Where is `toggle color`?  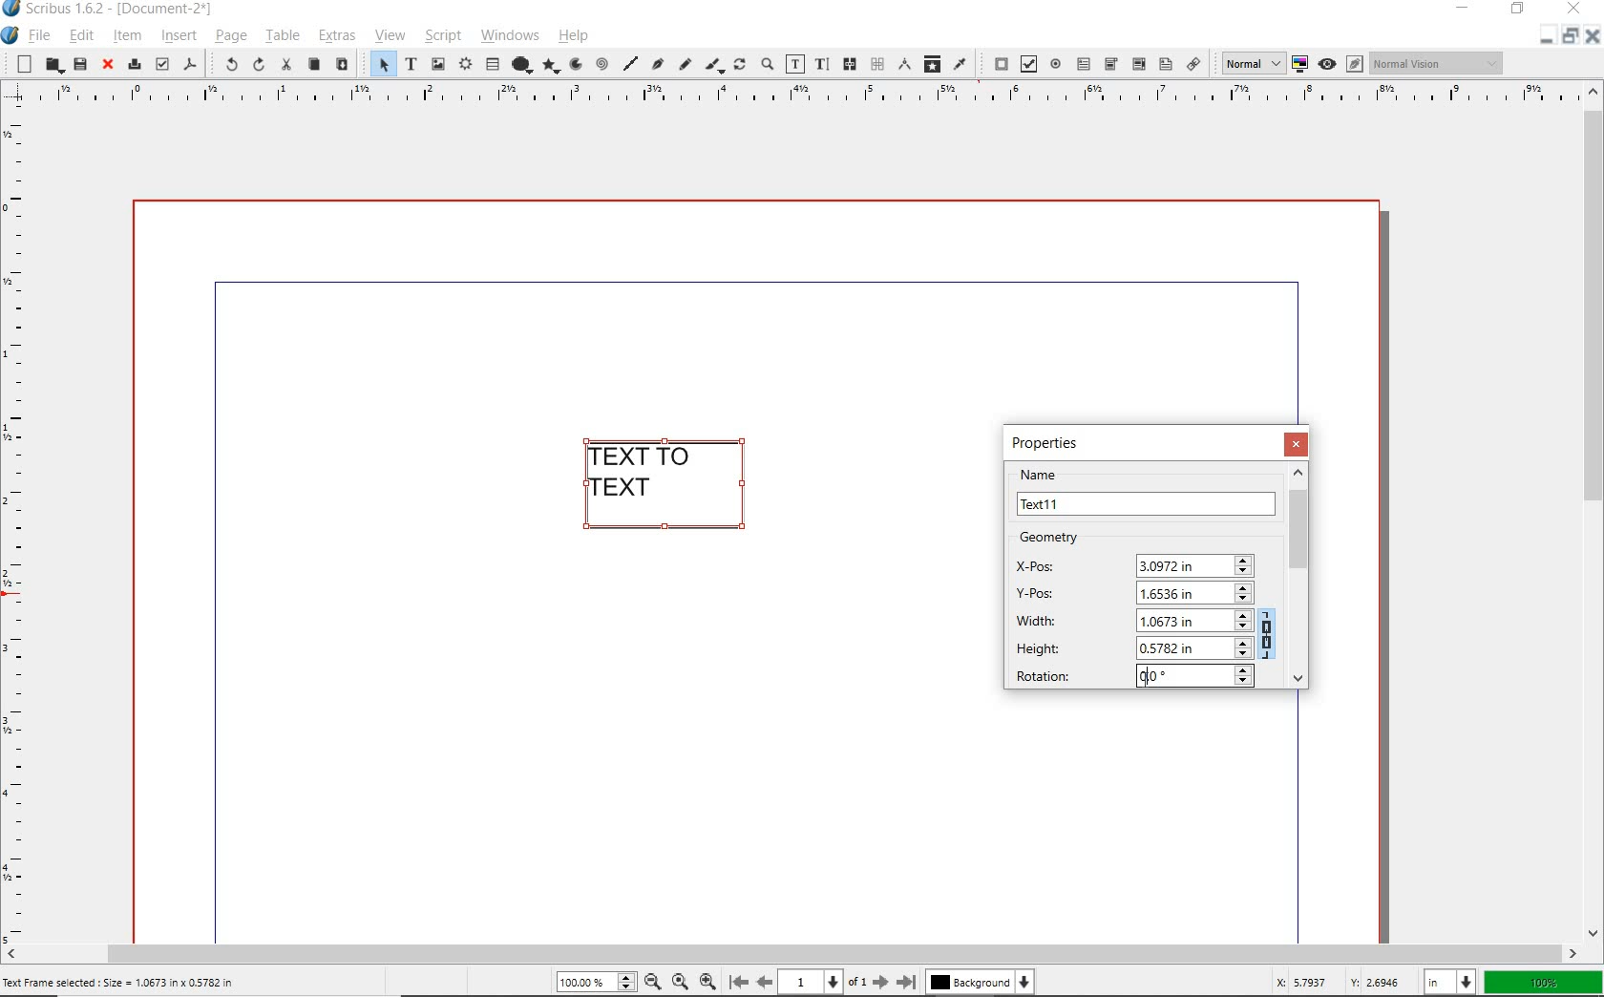 toggle color is located at coordinates (1302, 63).